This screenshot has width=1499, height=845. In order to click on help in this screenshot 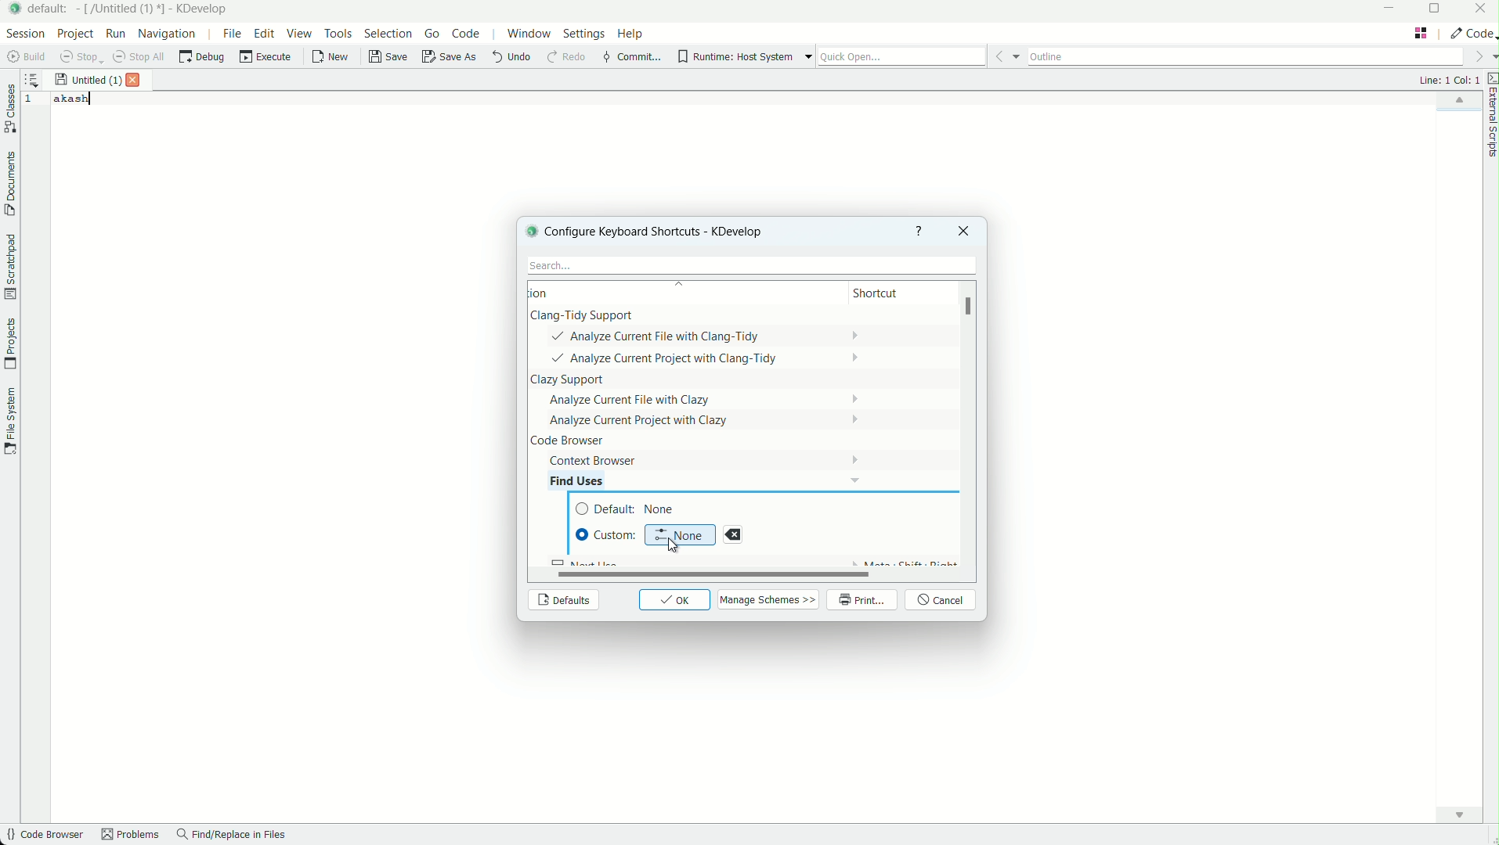, I will do `click(919, 231)`.